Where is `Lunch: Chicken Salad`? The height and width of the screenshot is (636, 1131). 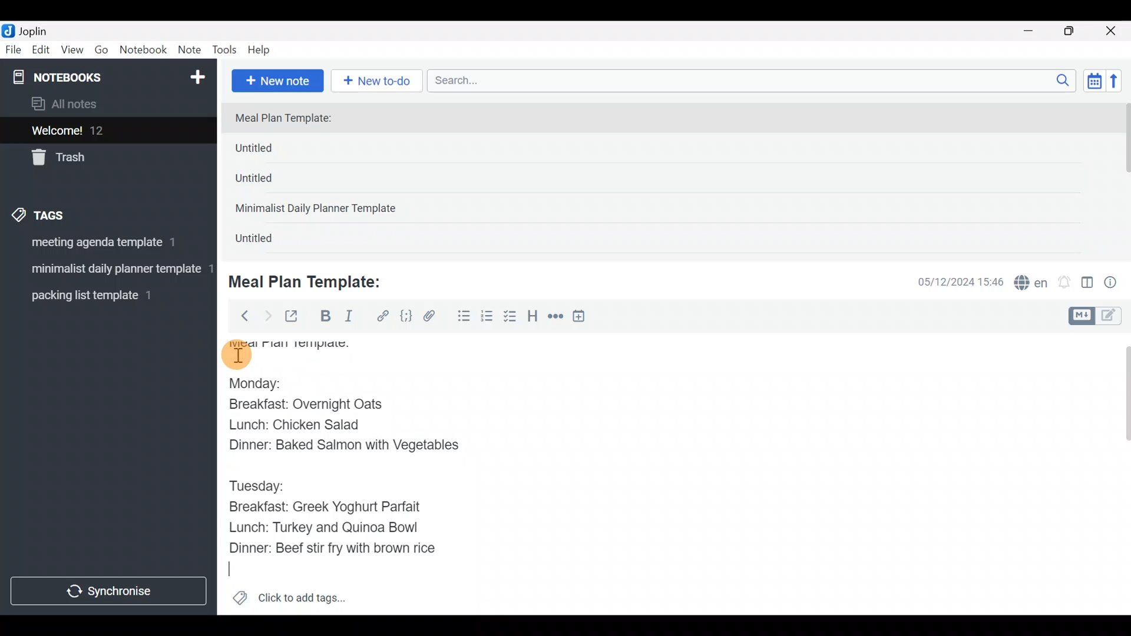 Lunch: Chicken Salad is located at coordinates (295, 425).